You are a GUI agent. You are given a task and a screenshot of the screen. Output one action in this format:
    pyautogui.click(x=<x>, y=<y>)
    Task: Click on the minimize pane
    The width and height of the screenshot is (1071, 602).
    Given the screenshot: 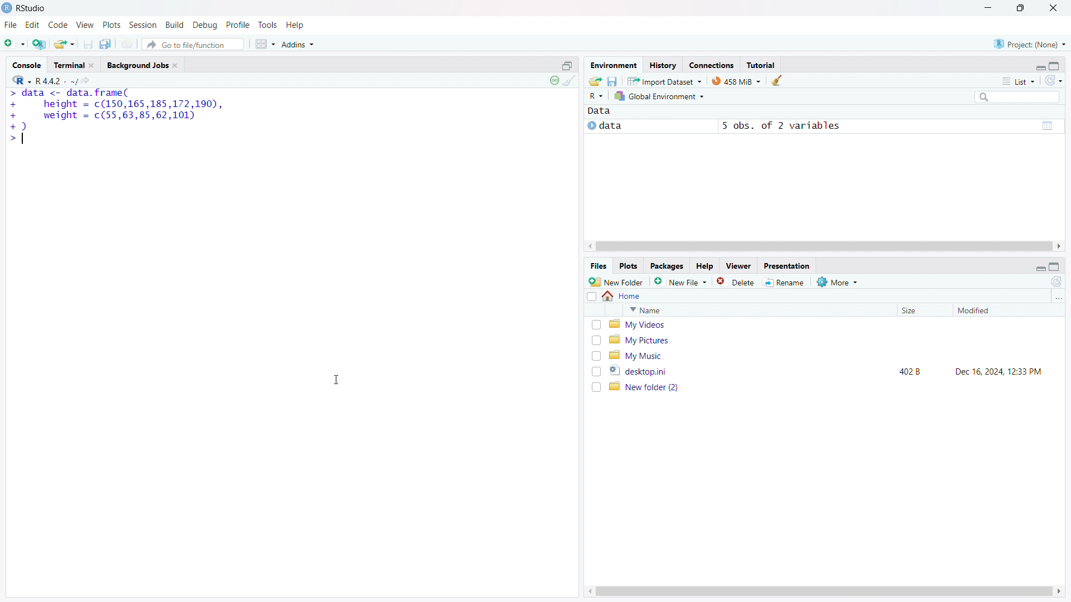 What is the action you would take?
    pyautogui.click(x=1040, y=266)
    